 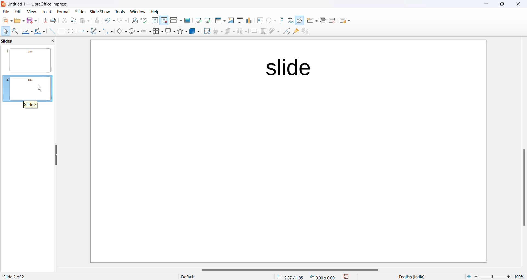 What do you see at coordinates (286, 31) in the screenshot?
I see `Toggle end point edit mode` at bounding box center [286, 31].